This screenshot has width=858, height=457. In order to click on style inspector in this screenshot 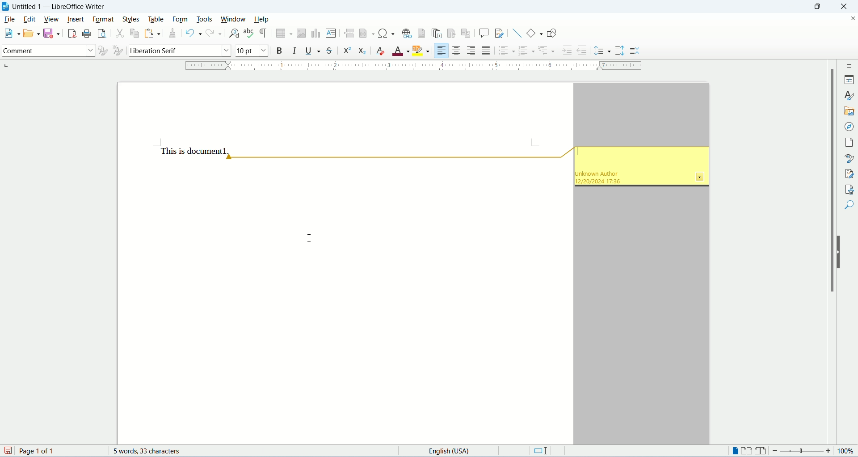, I will do `click(848, 159)`.